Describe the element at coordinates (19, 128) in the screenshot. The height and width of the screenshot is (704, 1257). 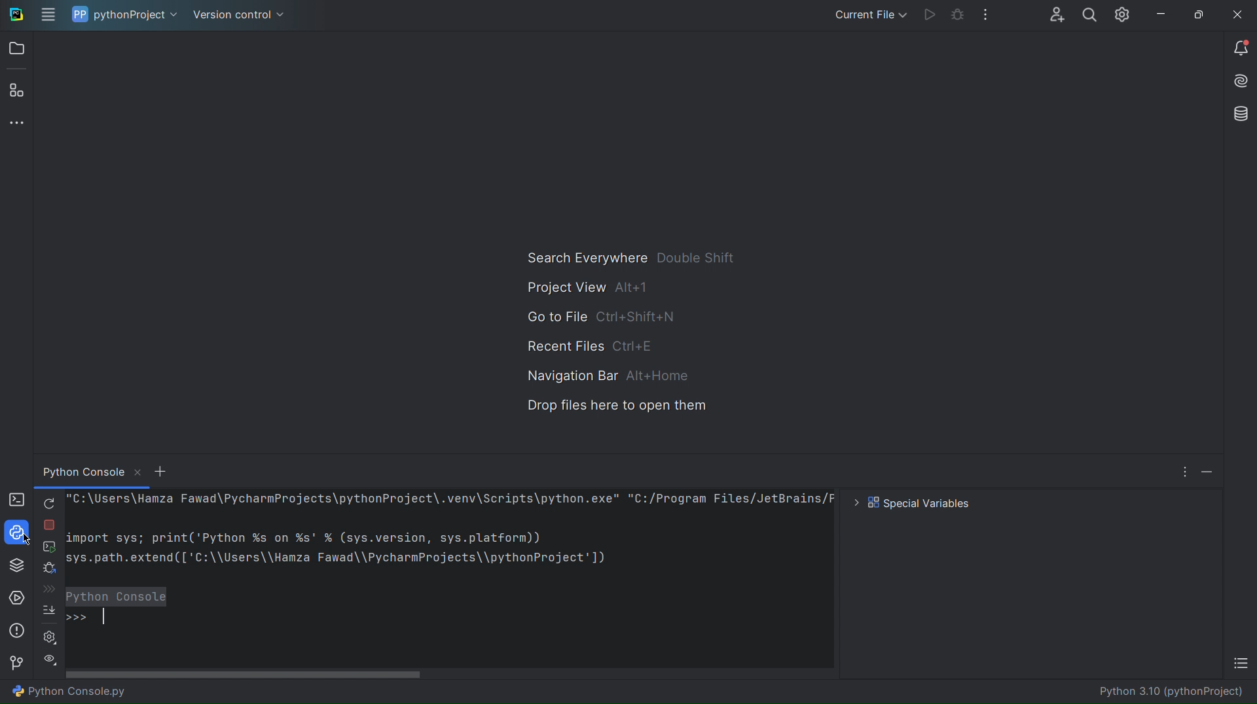
I see `More` at that location.